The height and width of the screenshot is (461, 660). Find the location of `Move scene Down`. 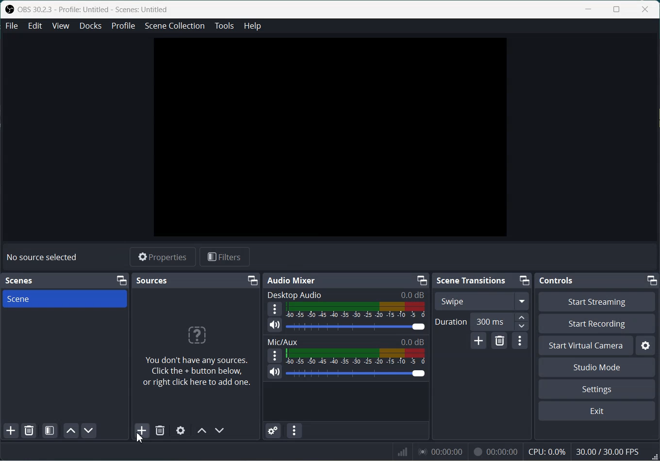

Move scene Down is located at coordinates (89, 430).